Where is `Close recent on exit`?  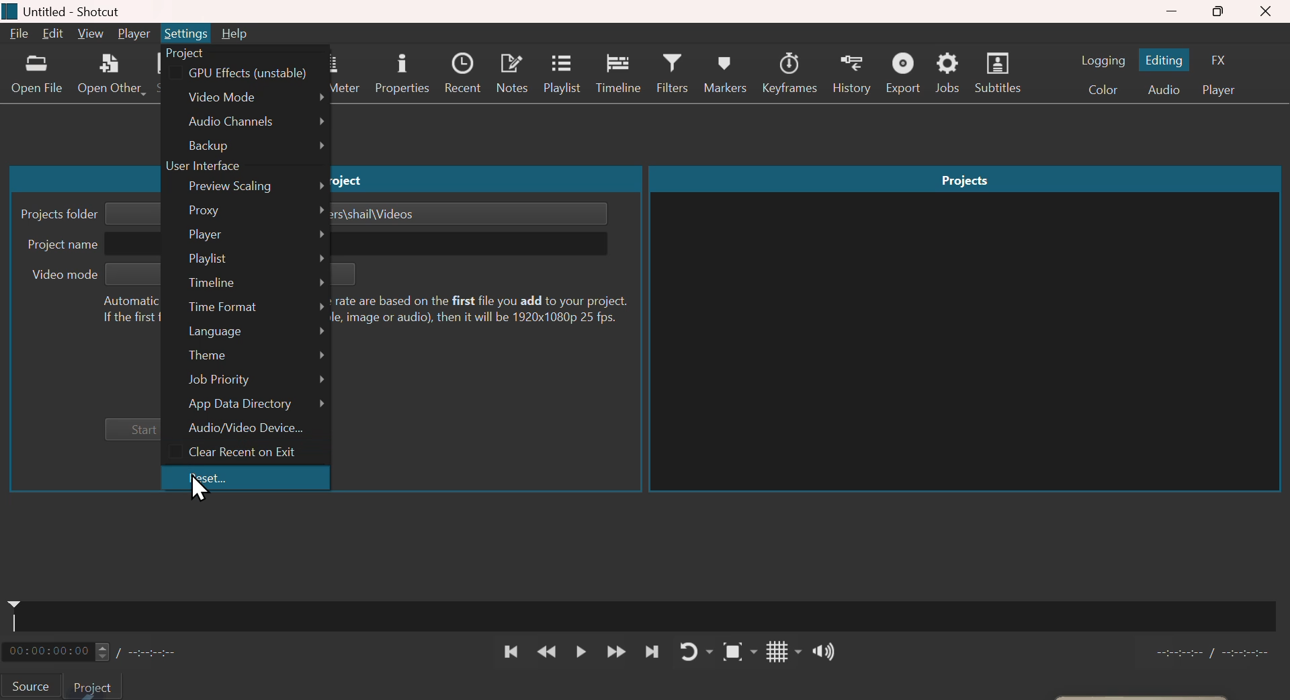 Close recent on exit is located at coordinates (245, 454).